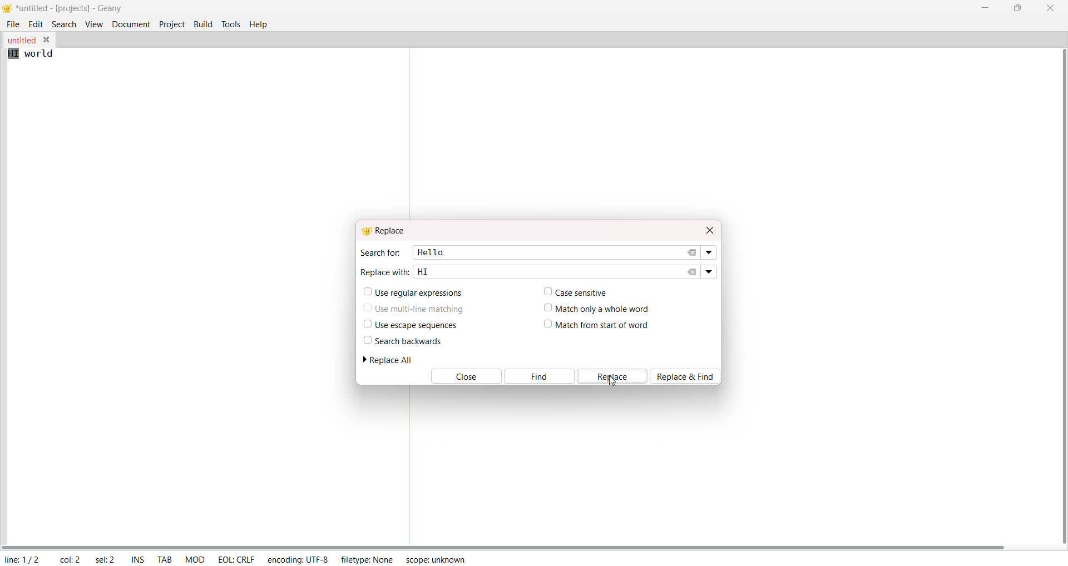 The image size is (1068, 566). I want to click on replaced hello with hi, so click(13, 54).